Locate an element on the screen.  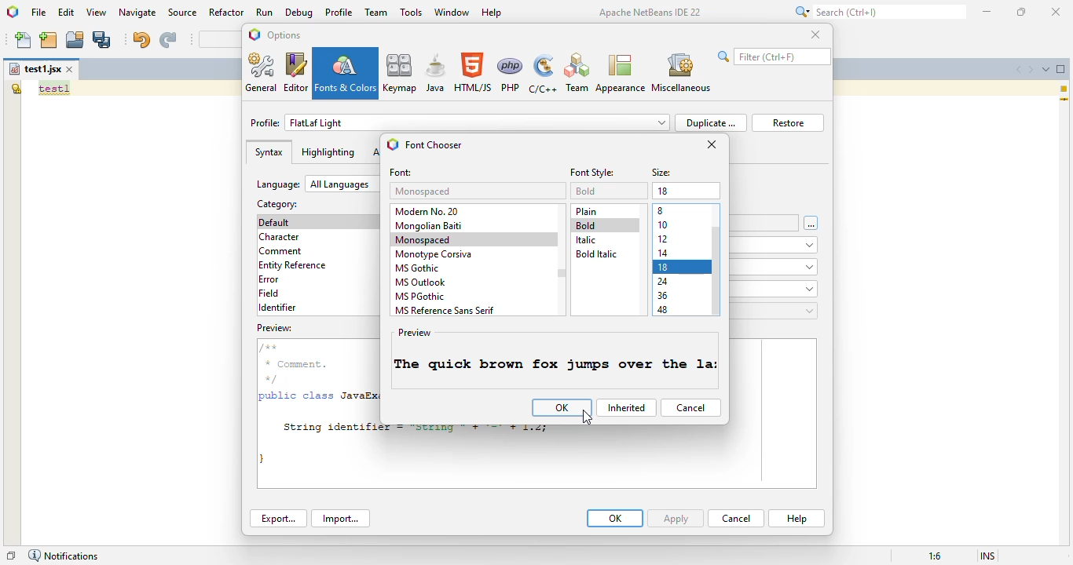
current line is located at coordinates (1064, 100).